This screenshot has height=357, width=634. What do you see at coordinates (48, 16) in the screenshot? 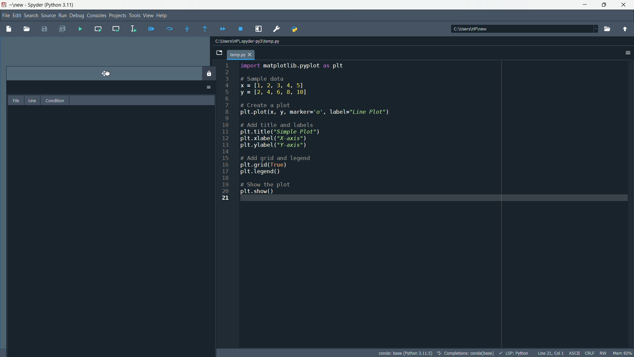
I see `source menu` at bounding box center [48, 16].